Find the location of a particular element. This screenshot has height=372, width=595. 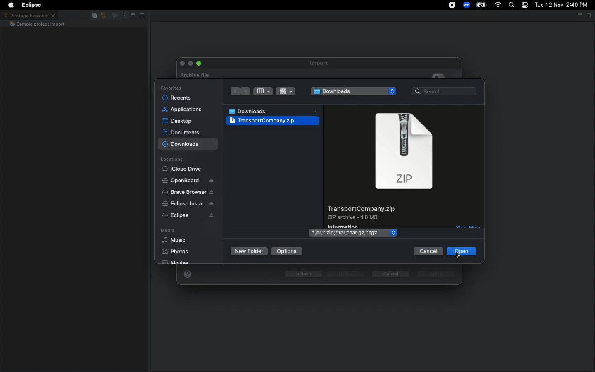

Favorites is located at coordinates (170, 88).